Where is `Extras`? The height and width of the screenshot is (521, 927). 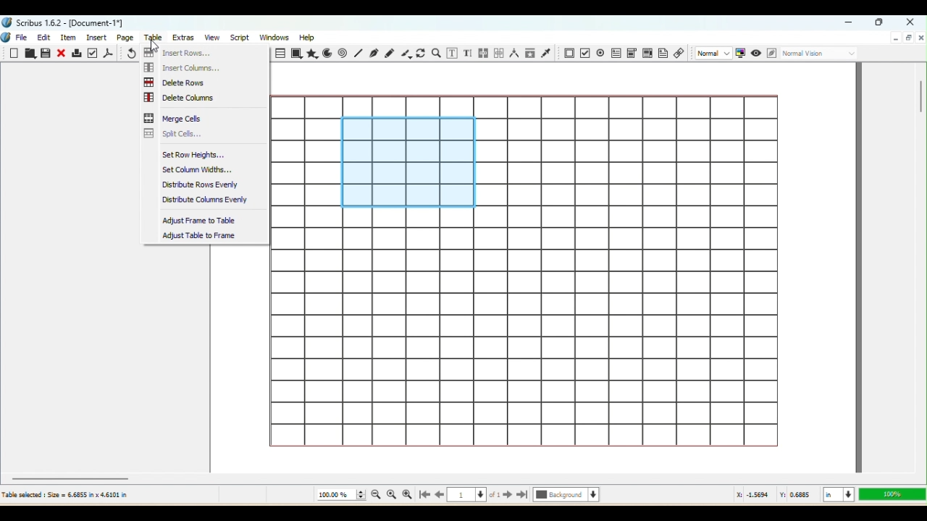 Extras is located at coordinates (185, 37).